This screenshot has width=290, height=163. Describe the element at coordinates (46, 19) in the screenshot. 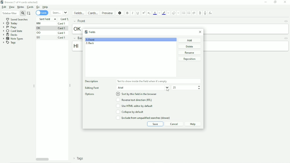

I see `Sort Field` at that location.